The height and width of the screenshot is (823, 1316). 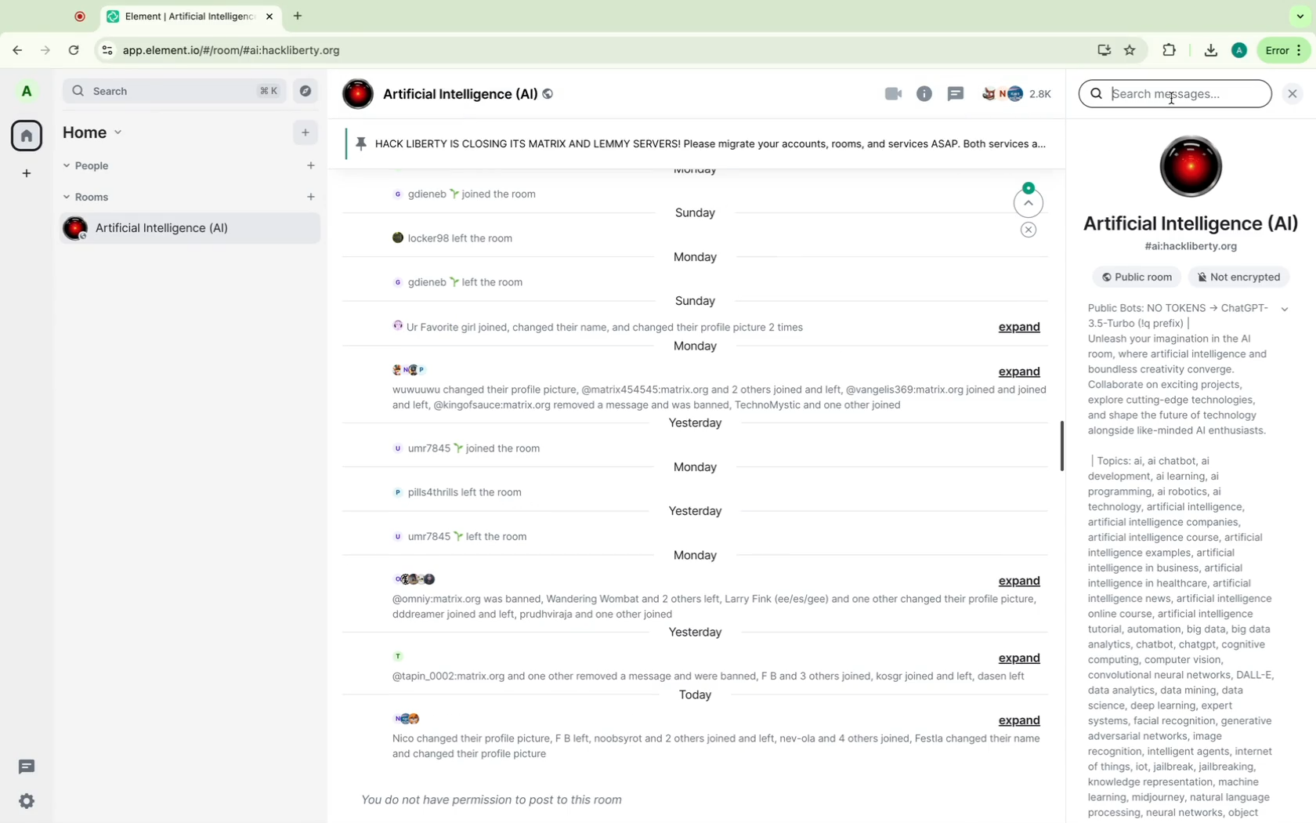 I want to click on message, so click(x=601, y=327).